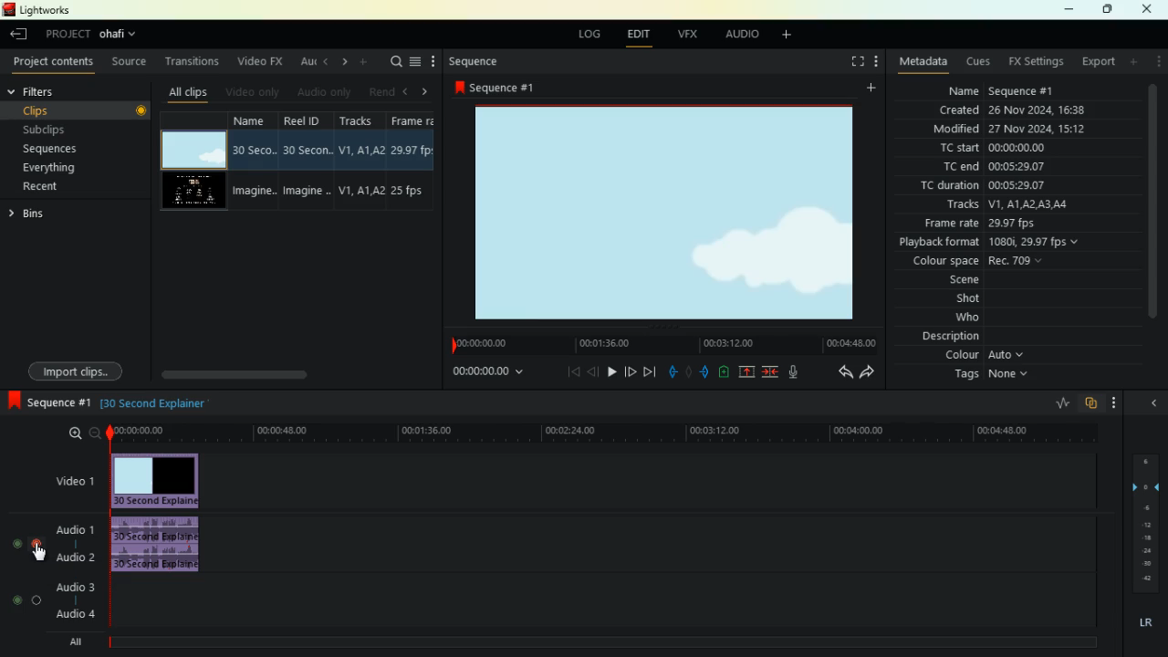 Image resolution: width=1168 pixels, height=657 pixels. What do you see at coordinates (986, 376) in the screenshot?
I see `tags` at bounding box center [986, 376].